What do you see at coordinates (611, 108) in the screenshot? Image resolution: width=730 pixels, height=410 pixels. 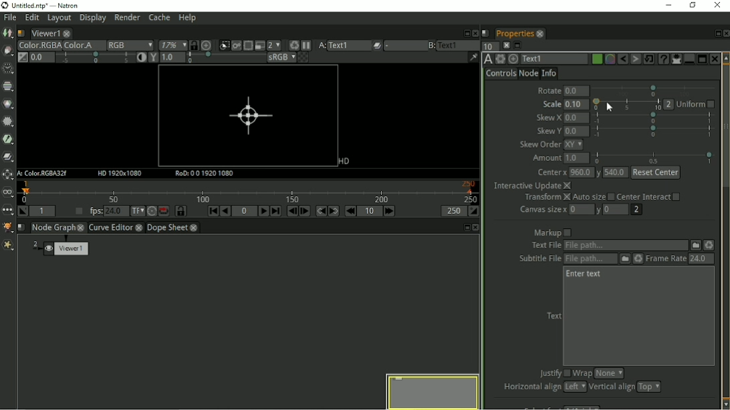 I see `Cursor` at bounding box center [611, 108].